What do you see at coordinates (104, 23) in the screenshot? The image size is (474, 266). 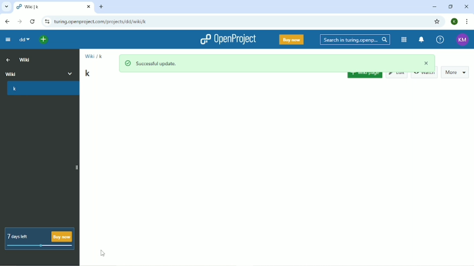 I see `turing.openproject.com/projects/dd/wiki/k` at bounding box center [104, 23].